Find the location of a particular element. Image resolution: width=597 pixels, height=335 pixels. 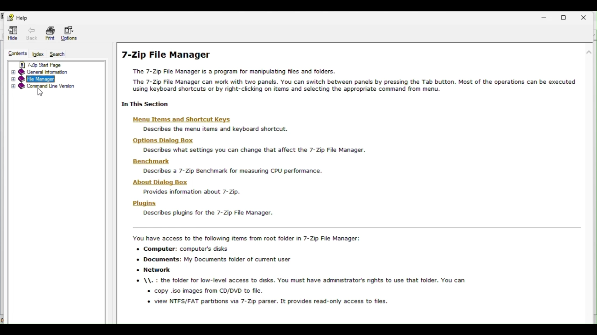

Cursor is located at coordinates (39, 93).